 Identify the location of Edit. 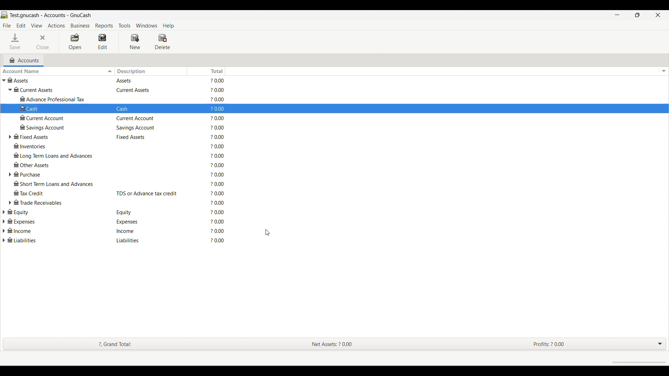
(21, 25).